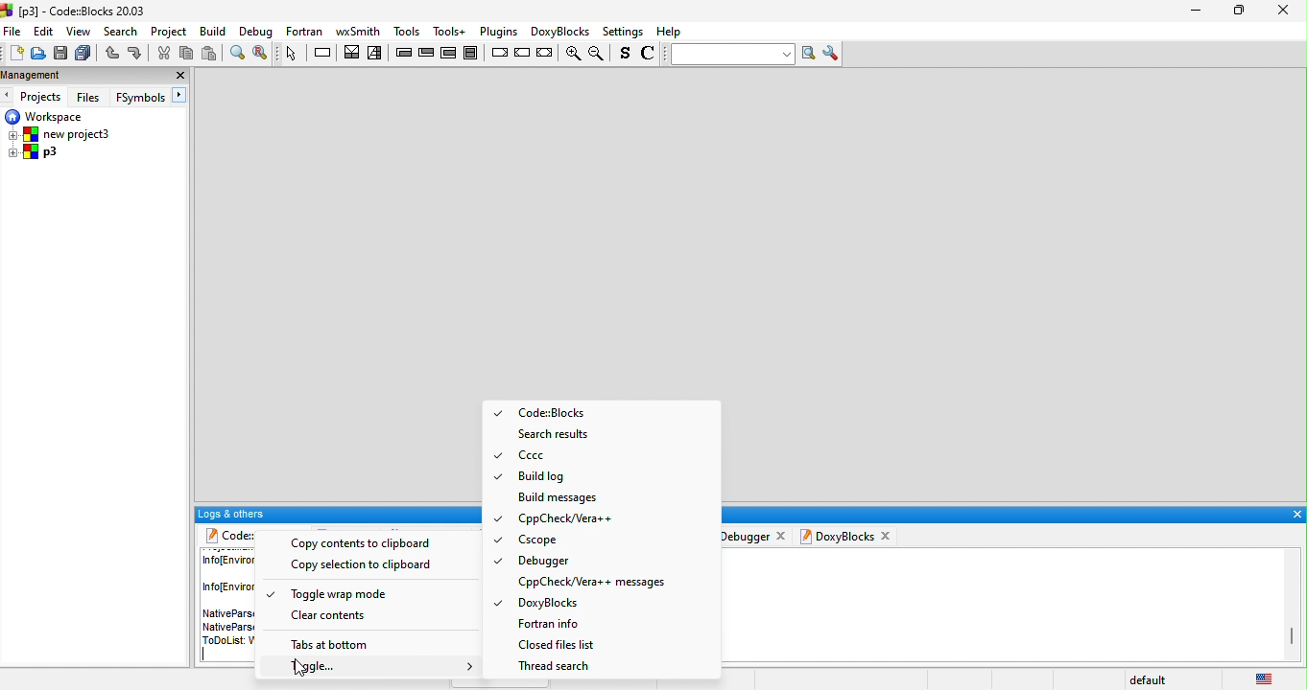  What do you see at coordinates (599, 54) in the screenshot?
I see `zoom out` at bounding box center [599, 54].